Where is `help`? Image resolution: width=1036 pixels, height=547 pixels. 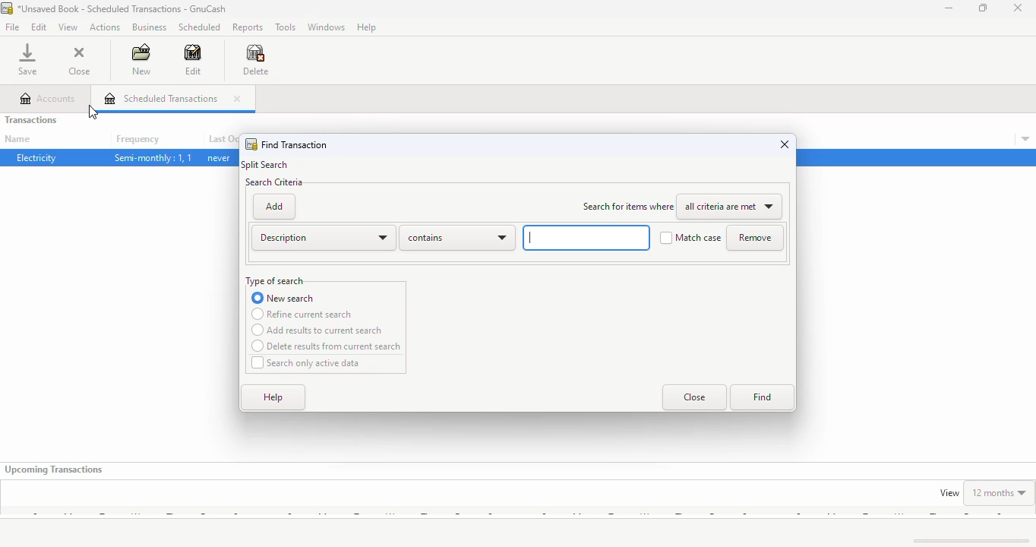
help is located at coordinates (367, 27).